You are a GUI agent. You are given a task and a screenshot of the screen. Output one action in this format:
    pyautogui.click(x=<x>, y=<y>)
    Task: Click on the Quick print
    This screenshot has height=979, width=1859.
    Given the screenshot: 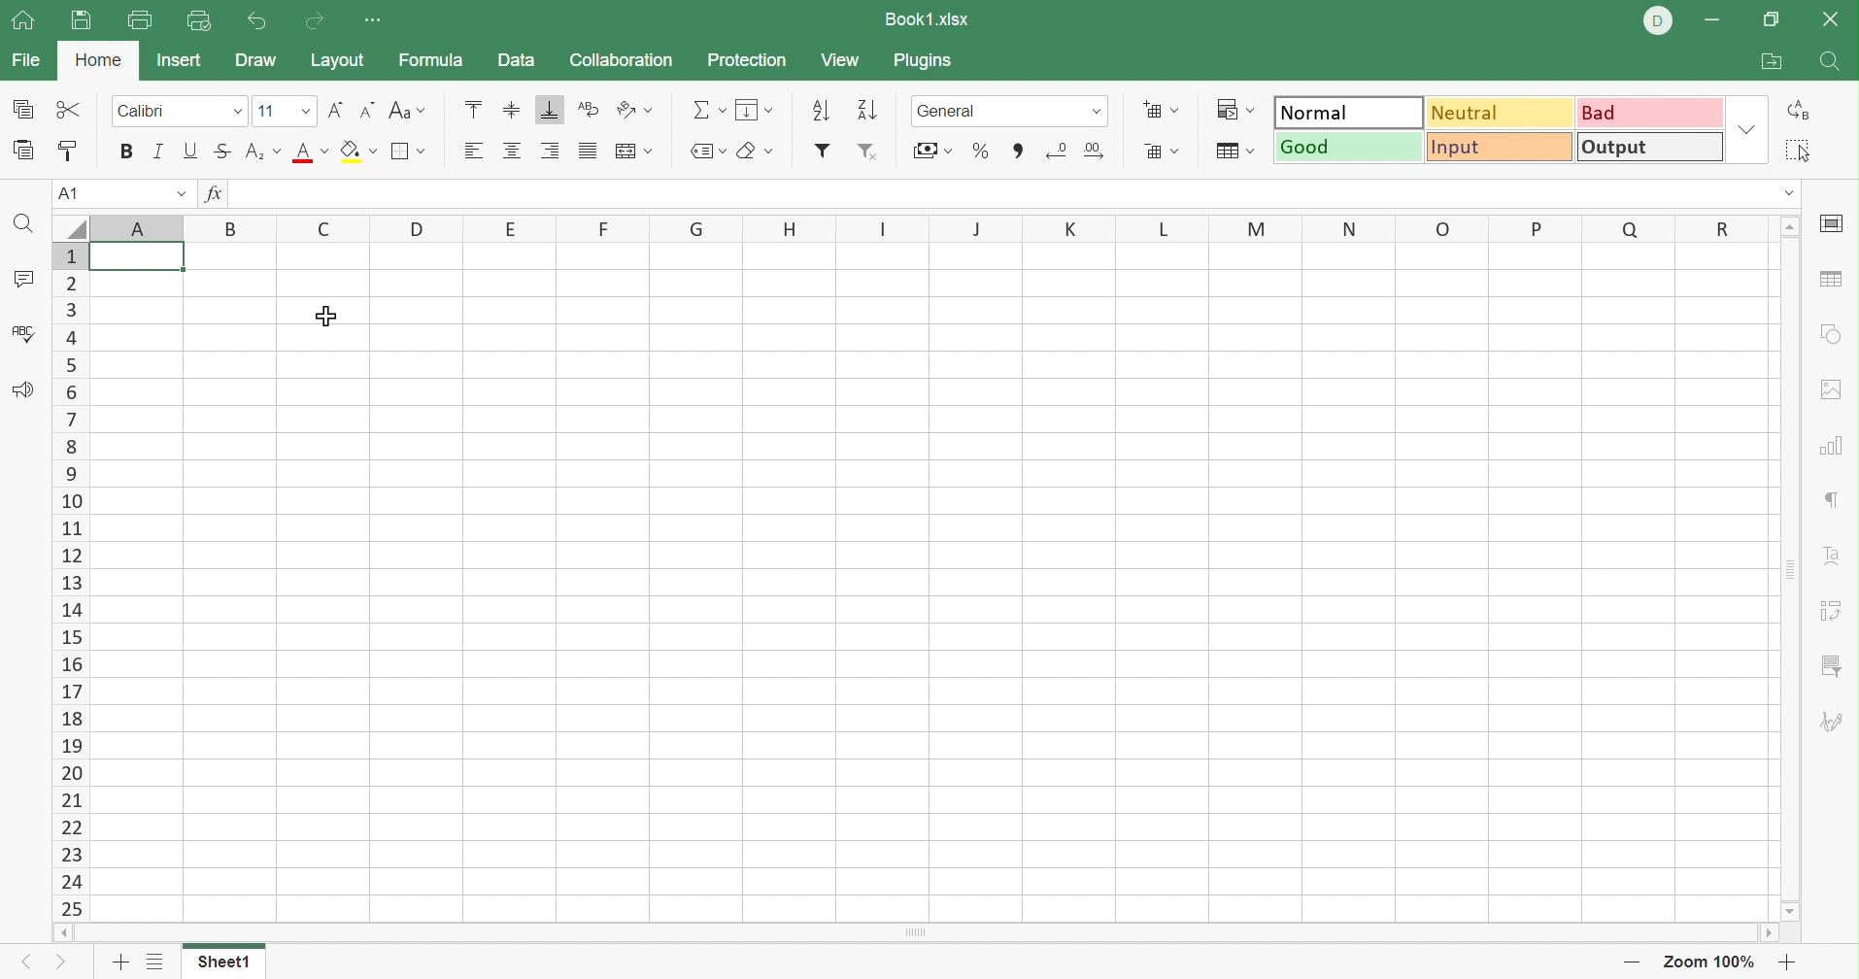 What is the action you would take?
    pyautogui.click(x=201, y=21)
    